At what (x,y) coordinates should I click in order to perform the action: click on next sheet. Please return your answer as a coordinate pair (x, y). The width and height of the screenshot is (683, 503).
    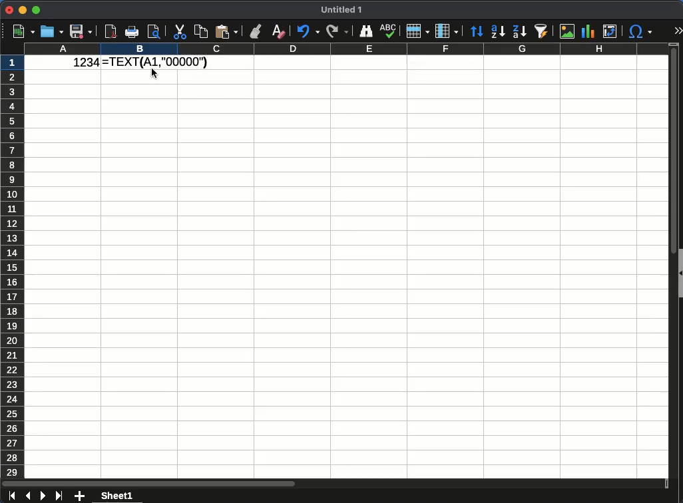
    Looking at the image, I should click on (42, 496).